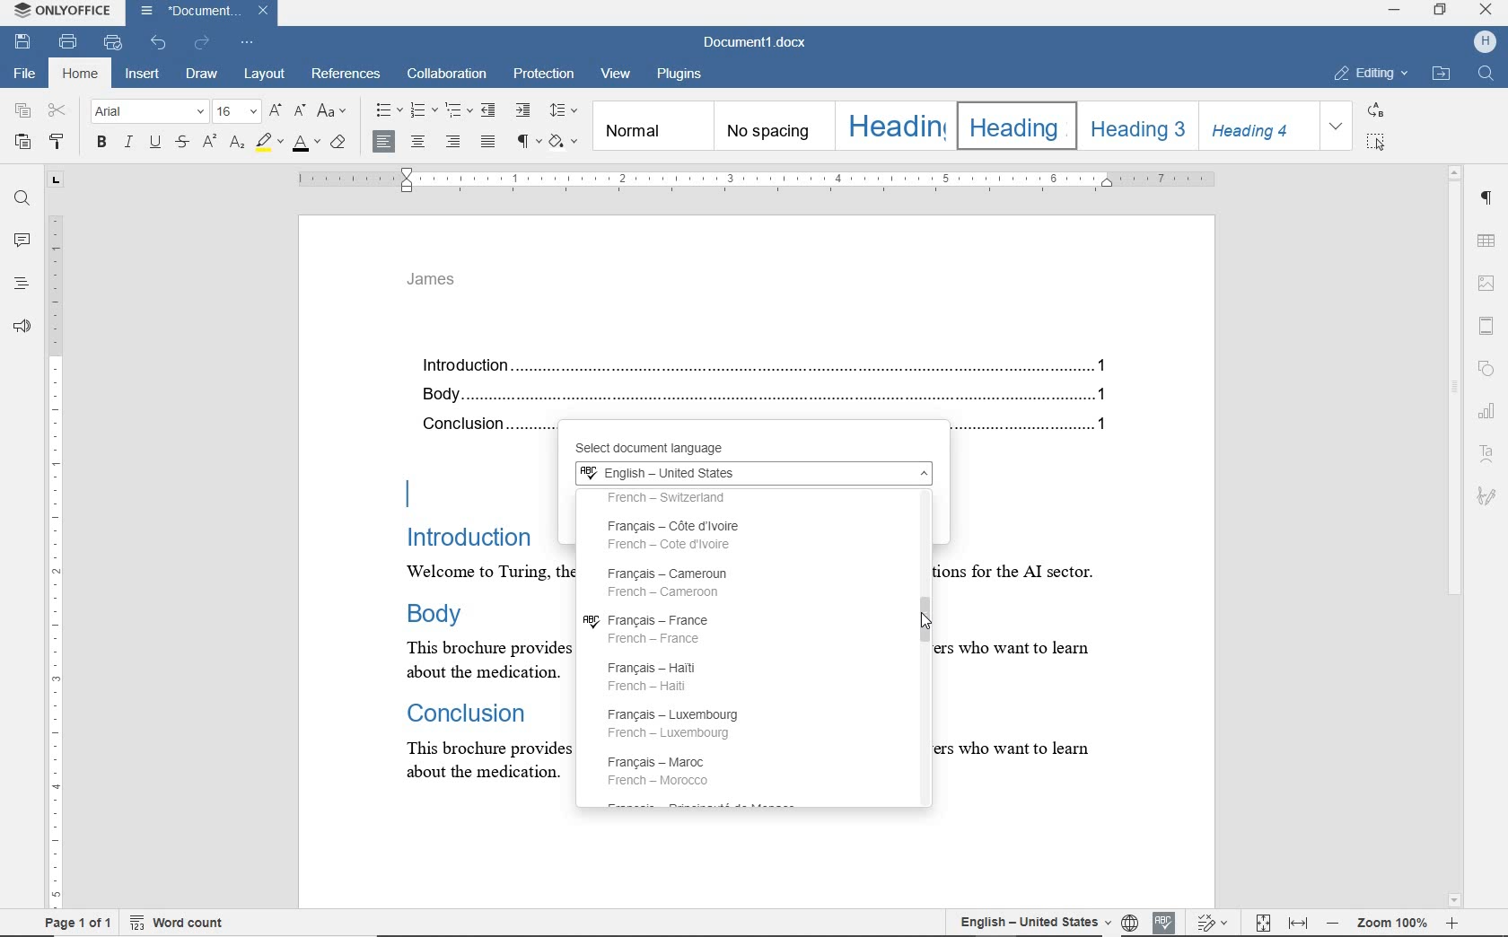 The image size is (1508, 937). Describe the element at coordinates (300, 109) in the screenshot. I see `decrement font size` at that location.